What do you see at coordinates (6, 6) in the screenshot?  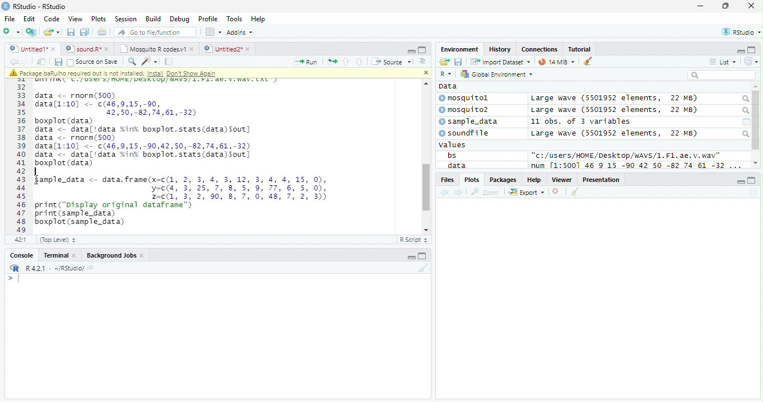 I see `Logo` at bounding box center [6, 6].